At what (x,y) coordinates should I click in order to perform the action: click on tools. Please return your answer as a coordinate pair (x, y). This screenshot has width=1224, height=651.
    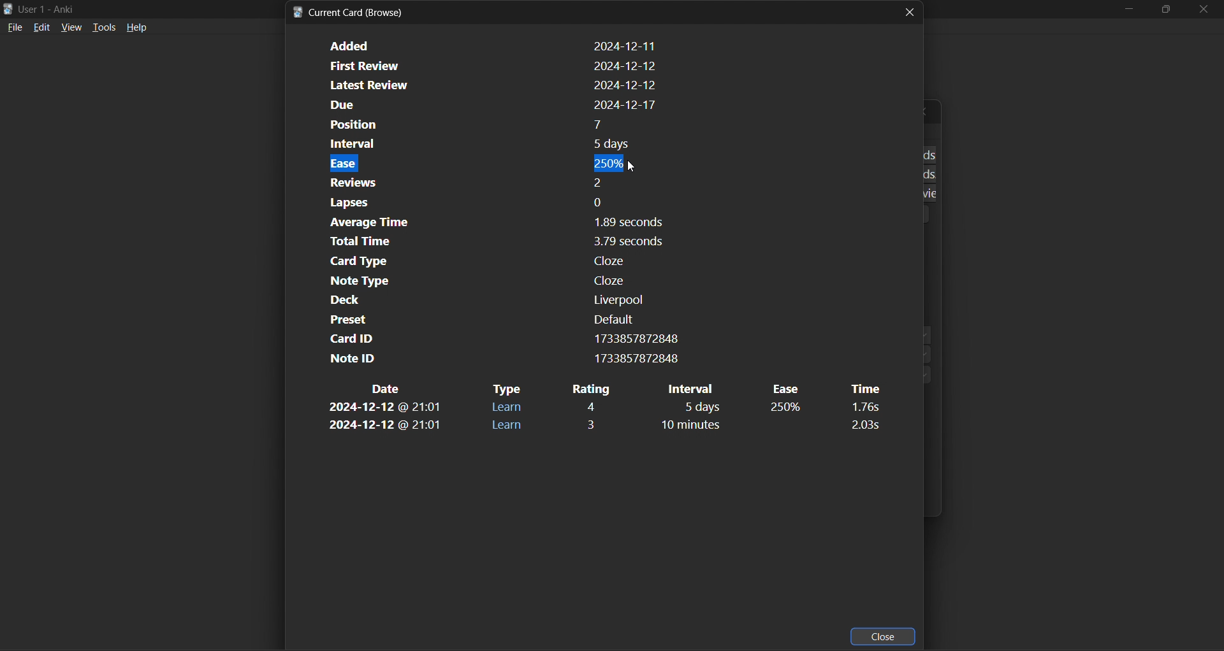
    Looking at the image, I should click on (103, 29).